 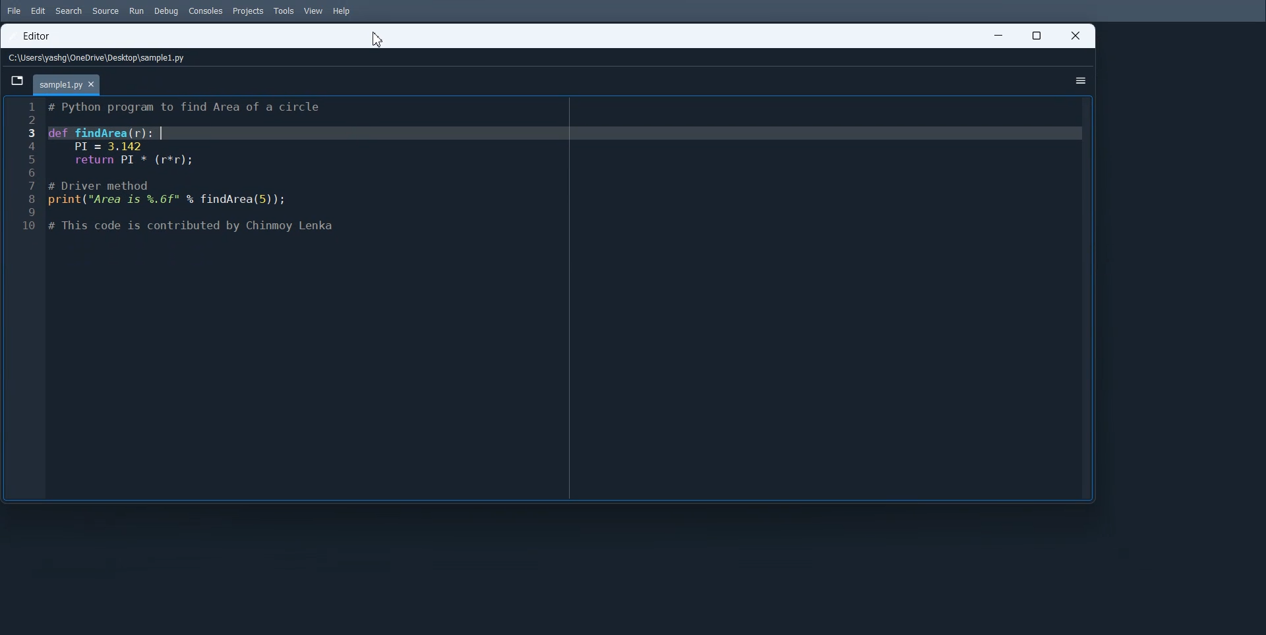 What do you see at coordinates (136, 11) in the screenshot?
I see `Run` at bounding box center [136, 11].